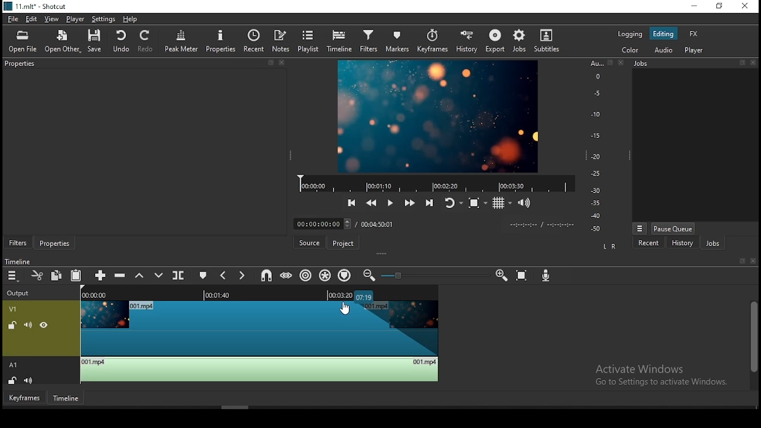 The image size is (761, 428). Describe the element at coordinates (221, 40) in the screenshot. I see `properties` at that location.